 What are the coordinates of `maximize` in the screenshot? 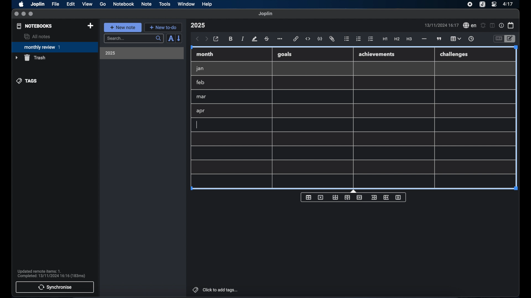 It's located at (31, 14).